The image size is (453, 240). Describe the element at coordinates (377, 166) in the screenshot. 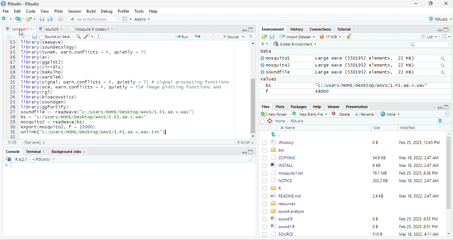

I see `6KB` at that location.